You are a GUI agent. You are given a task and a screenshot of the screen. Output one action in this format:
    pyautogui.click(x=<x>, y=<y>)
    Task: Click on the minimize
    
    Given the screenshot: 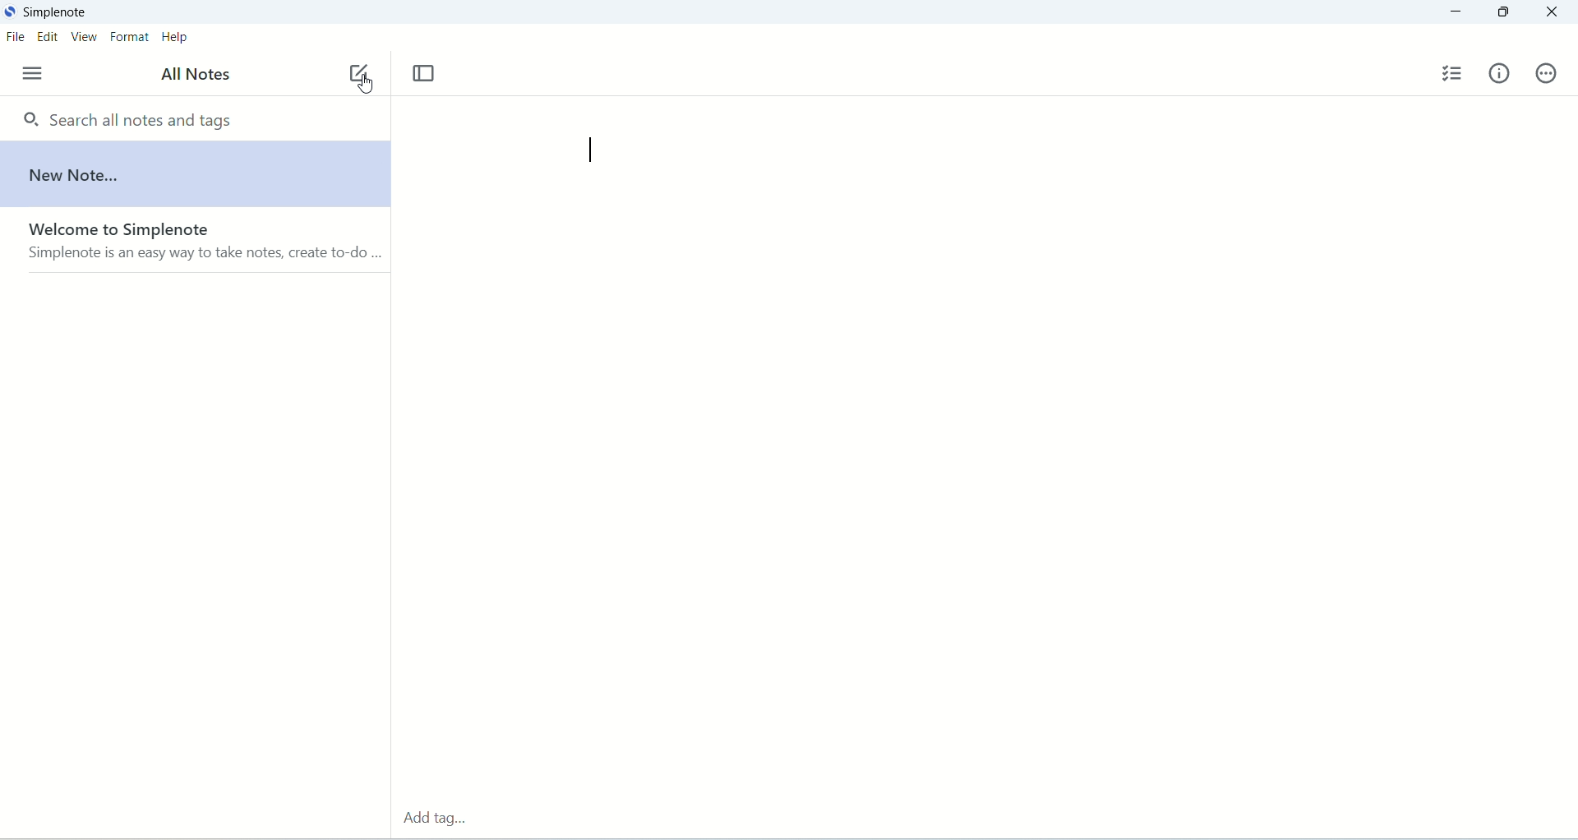 What is the action you would take?
    pyautogui.click(x=1457, y=12)
    